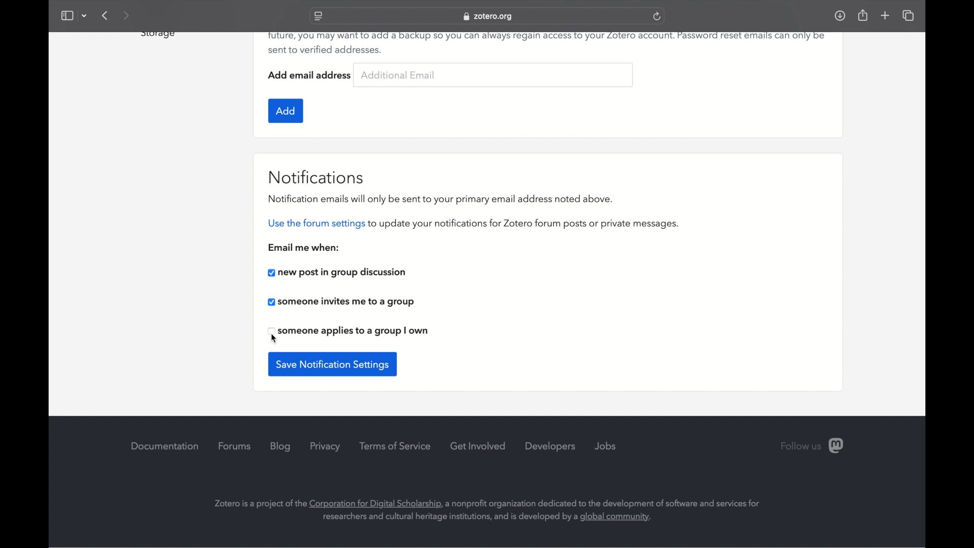  I want to click on terms of service, so click(395, 446).